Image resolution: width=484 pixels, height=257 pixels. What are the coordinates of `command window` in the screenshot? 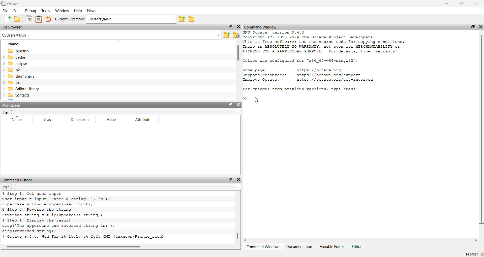 It's located at (262, 247).